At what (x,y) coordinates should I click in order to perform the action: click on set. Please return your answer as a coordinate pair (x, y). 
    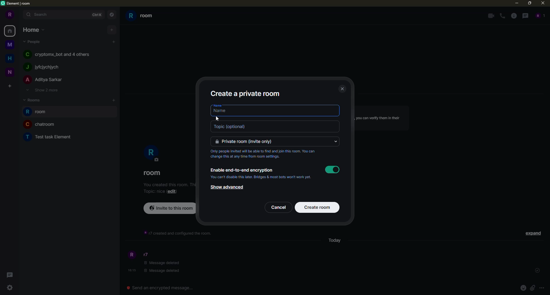
    Looking at the image, I should click on (538, 270).